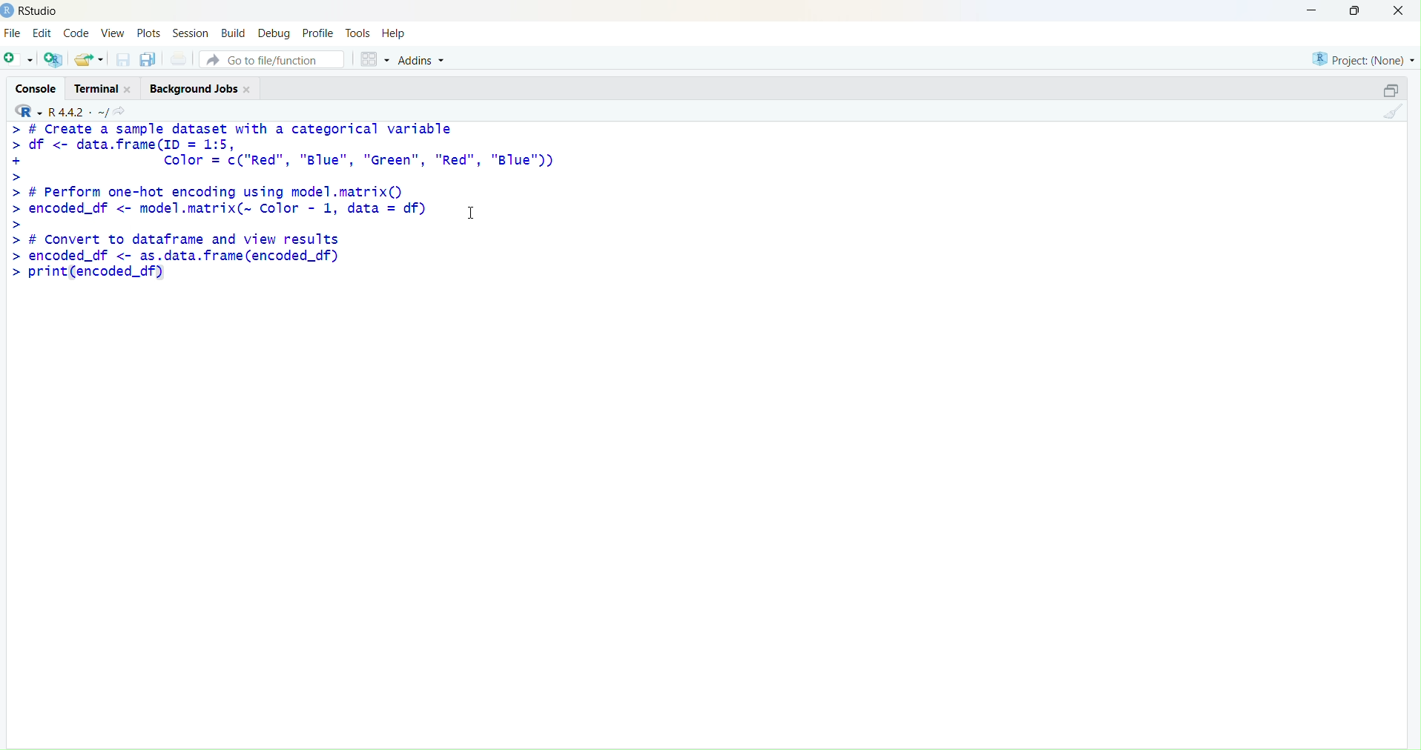  Describe the element at coordinates (114, 33) in the screenshot. I see `view` at that location.